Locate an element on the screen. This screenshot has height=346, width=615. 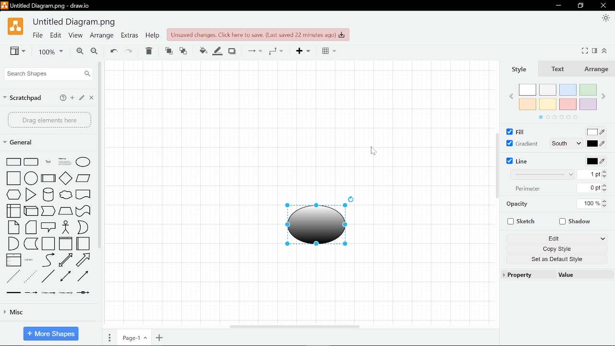
Delete is located at coordinates (148, 50).